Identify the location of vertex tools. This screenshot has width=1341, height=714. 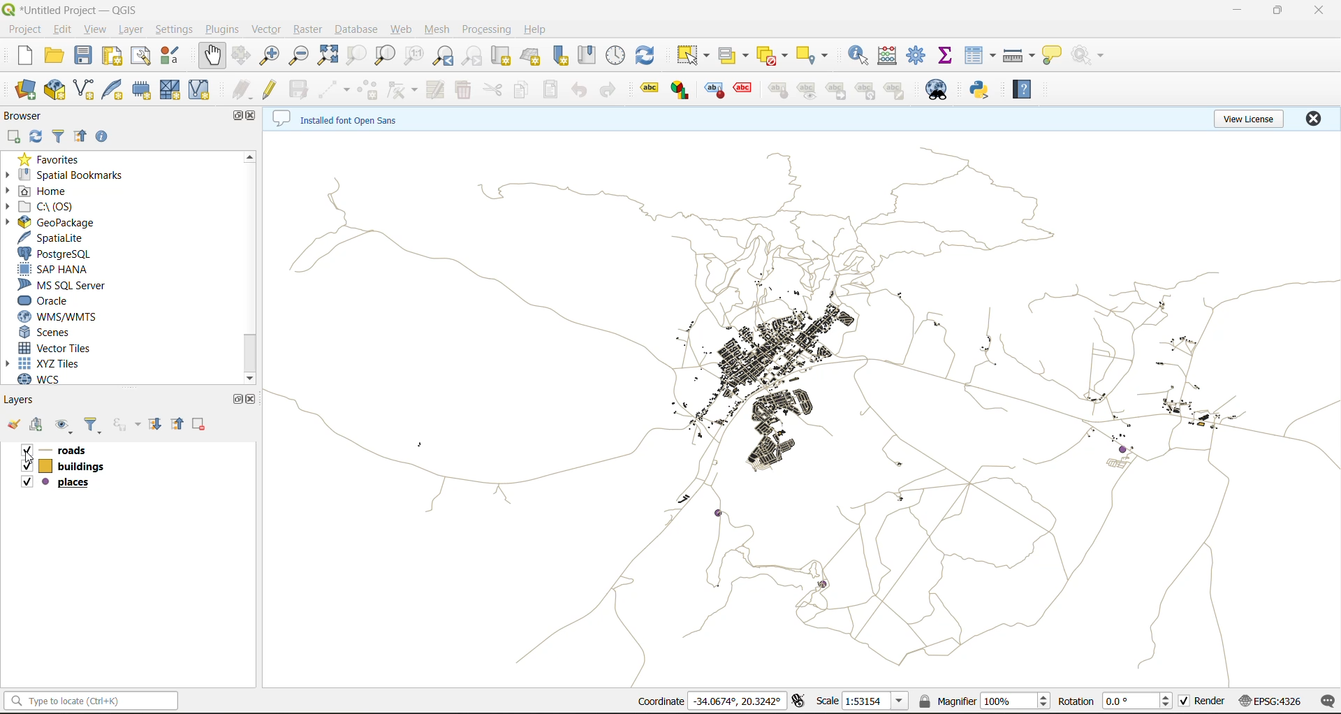
(403, 89).